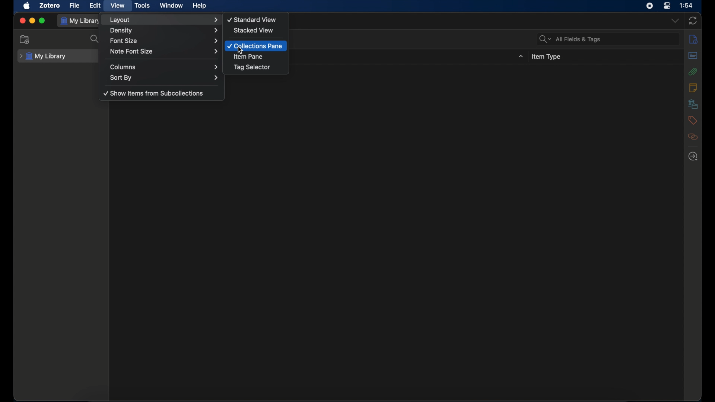 This screenshot has height=402, width=715. What do you see at coordinates (81, 20) in the screenshot?
I see `my library` at bounding box center [81, 20].